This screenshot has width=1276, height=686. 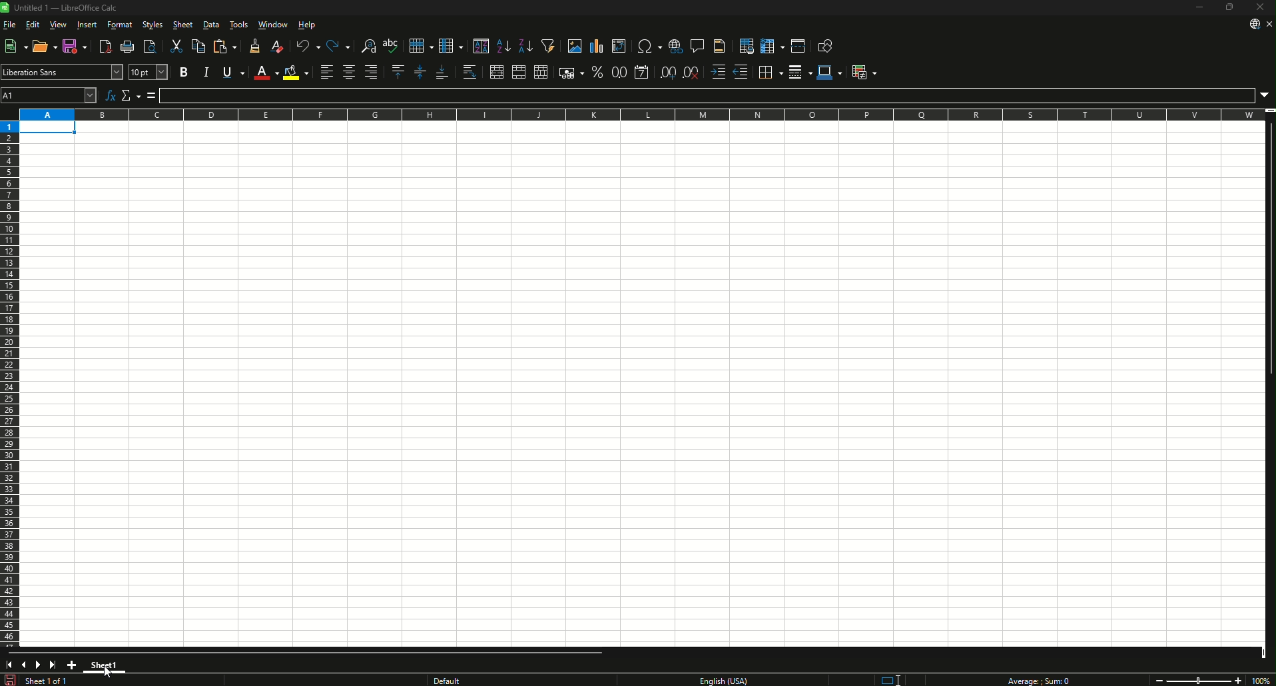 I want to click on Tools, so click(x=239, y=24).